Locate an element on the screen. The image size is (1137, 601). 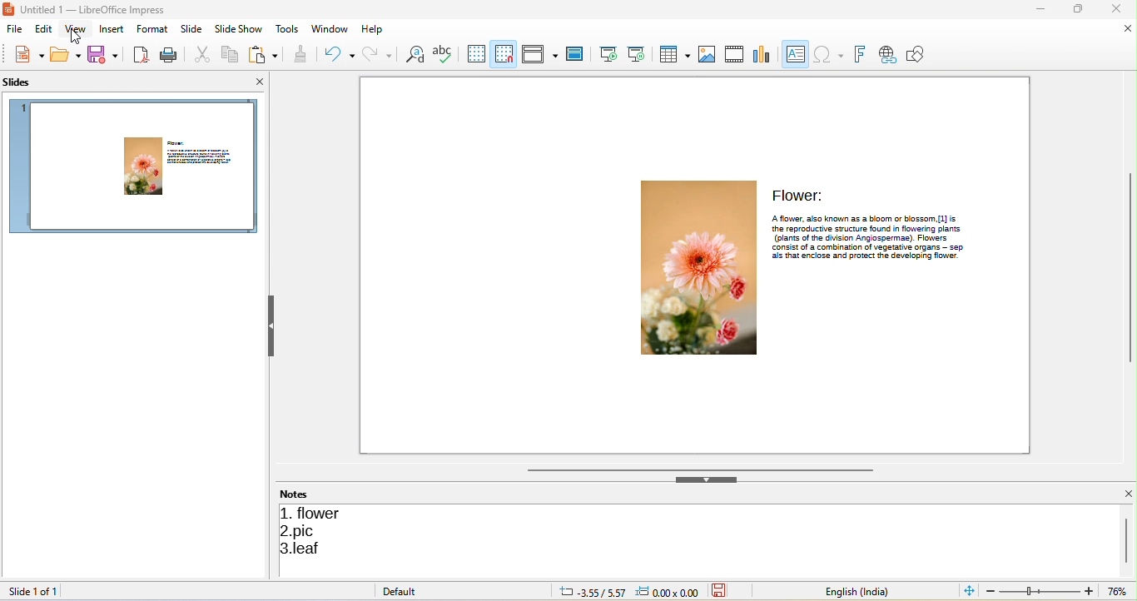
tools is located at coordinates (286, 30).